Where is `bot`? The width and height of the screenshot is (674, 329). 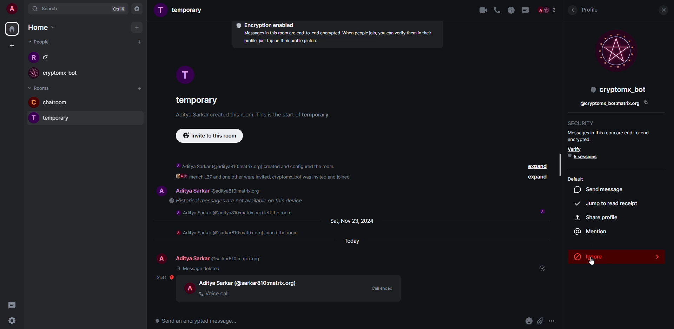
bot is located at coordinates (617, 89).